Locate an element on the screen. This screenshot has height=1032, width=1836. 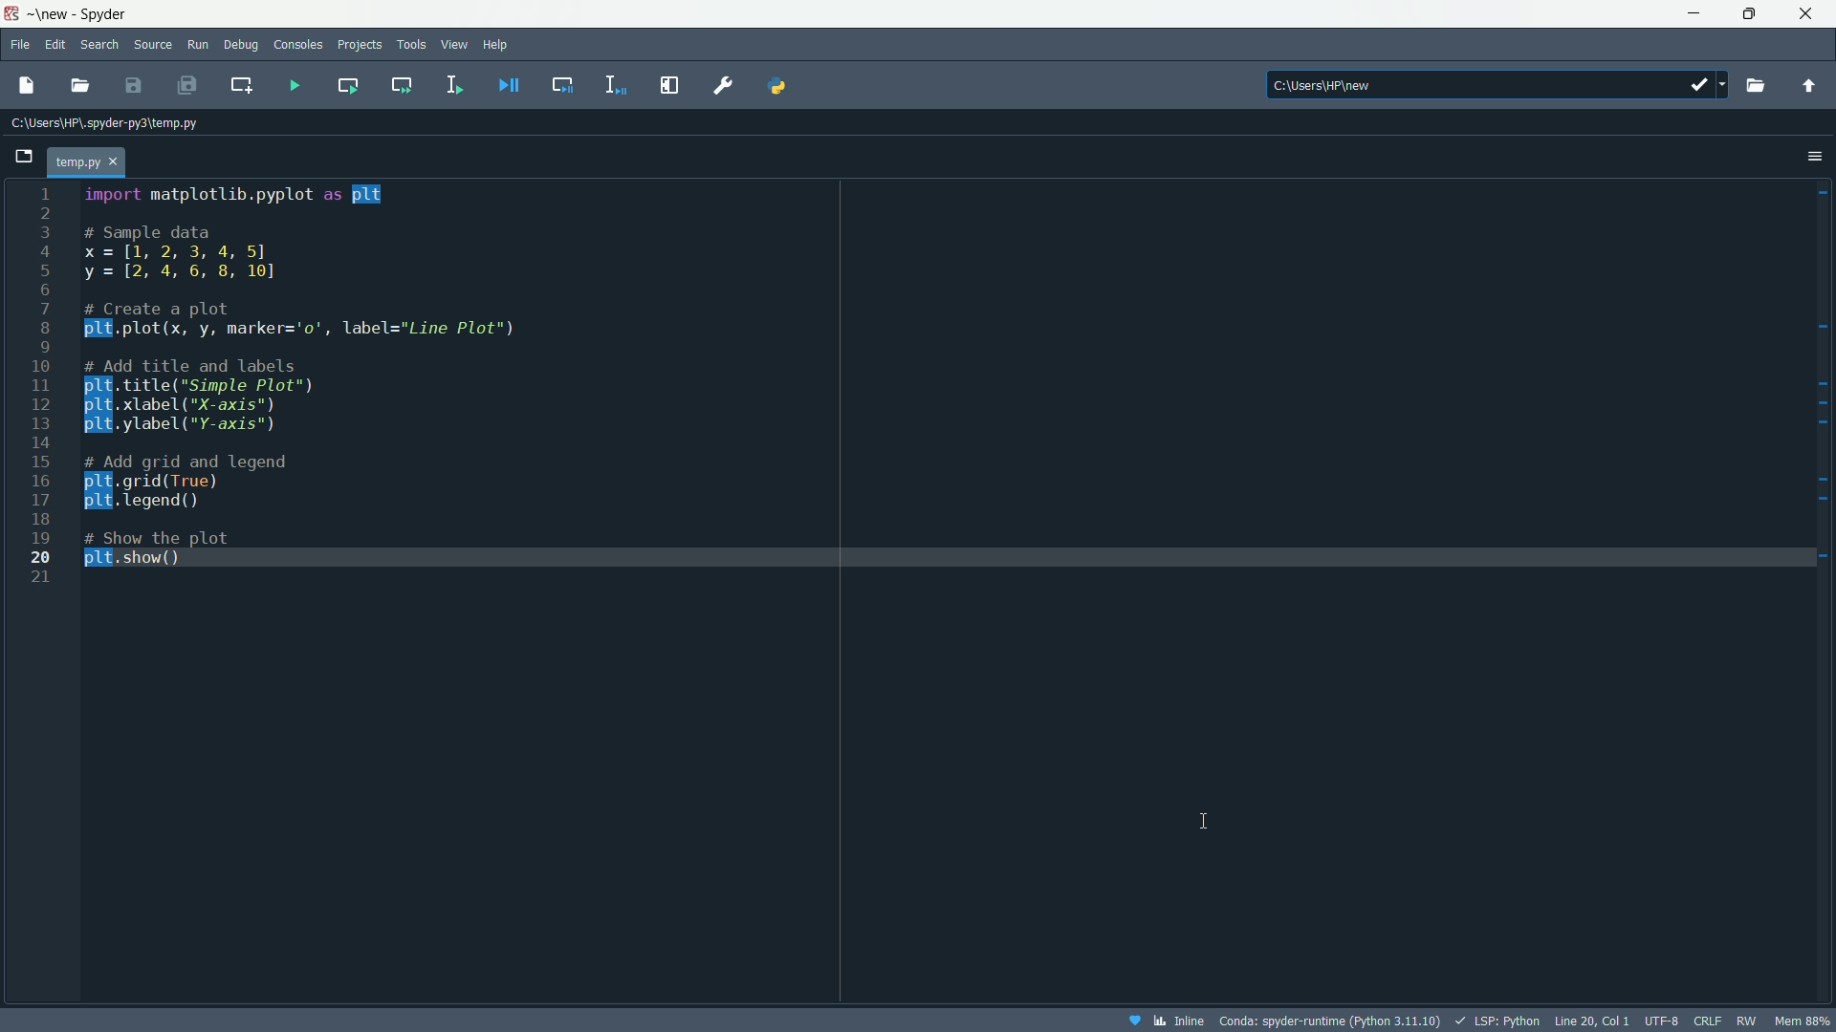
preferences is located at coordinates (725, 84).